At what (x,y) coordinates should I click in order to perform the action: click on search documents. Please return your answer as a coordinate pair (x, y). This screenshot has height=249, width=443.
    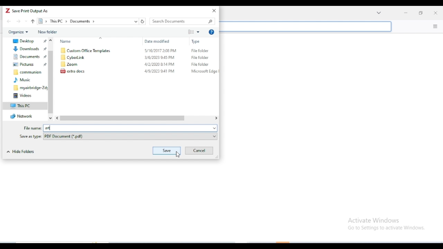
    Looking at the image, I should click on (182, 21).